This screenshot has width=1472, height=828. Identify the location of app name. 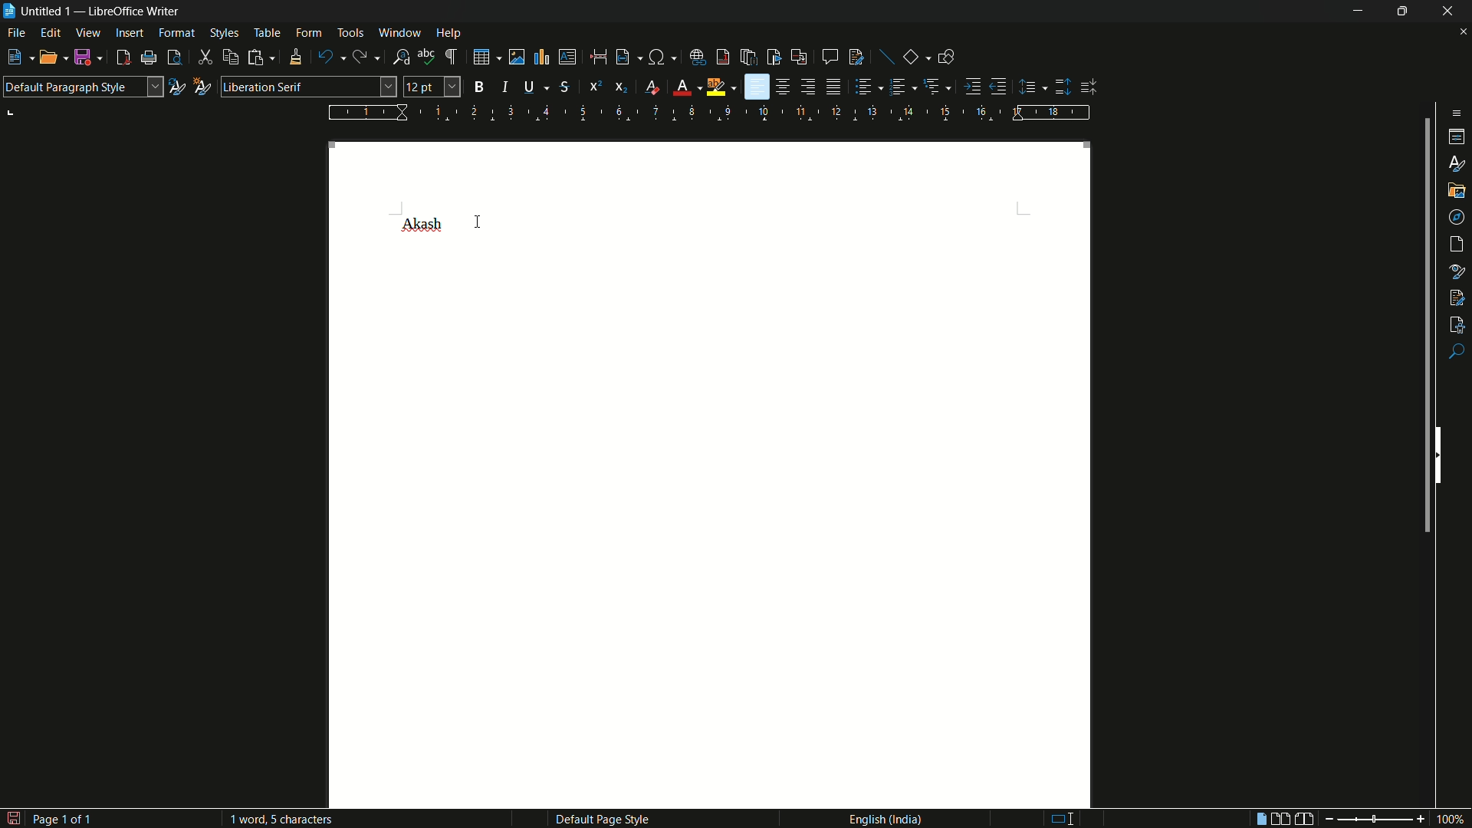
(136, 11).